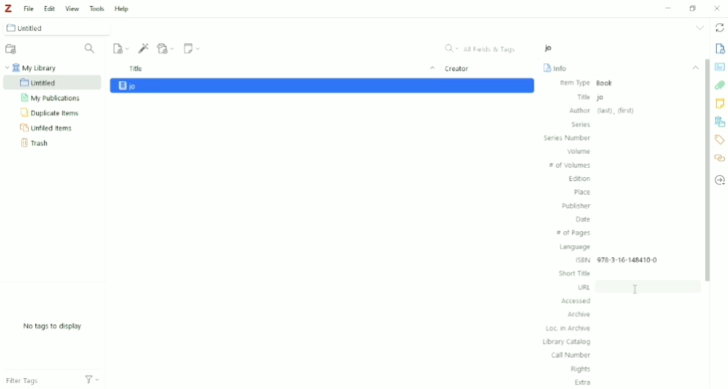 The height and width of the screenshot is (389, 728). I want to click on Title jo, so click(591, 97).